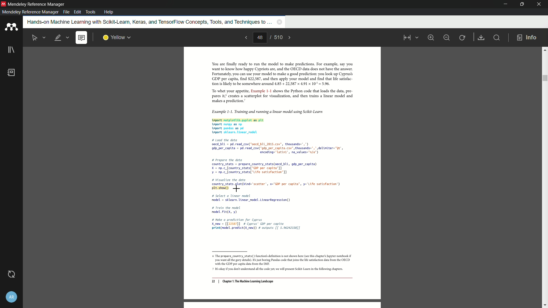  Describe the element at coordinates (463, 38) in the screenshot. I see `rotate` at that location.